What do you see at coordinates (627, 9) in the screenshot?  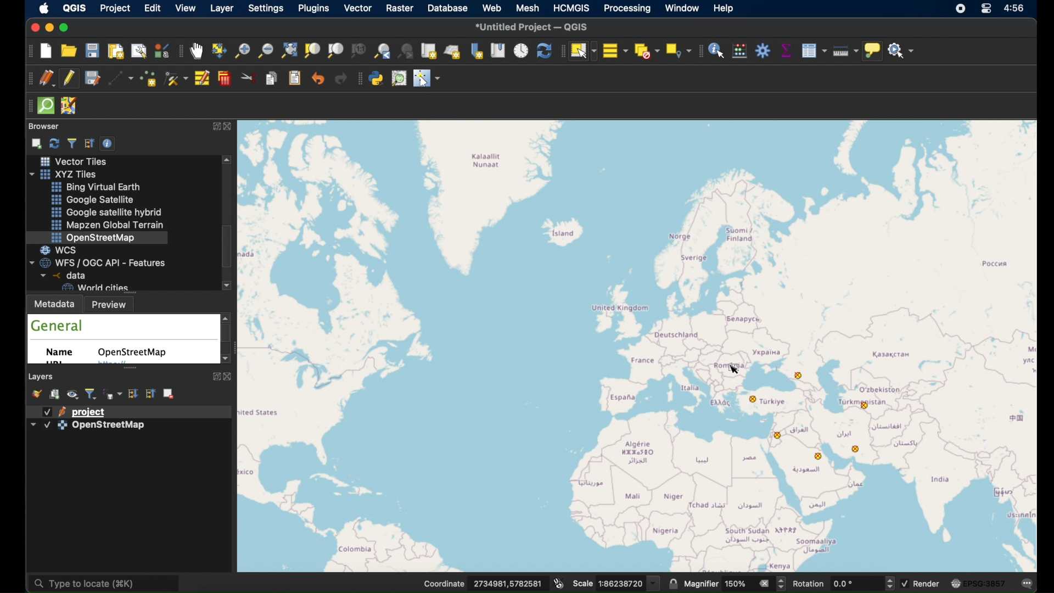 I see `processing` at bounding box center [627, 9].